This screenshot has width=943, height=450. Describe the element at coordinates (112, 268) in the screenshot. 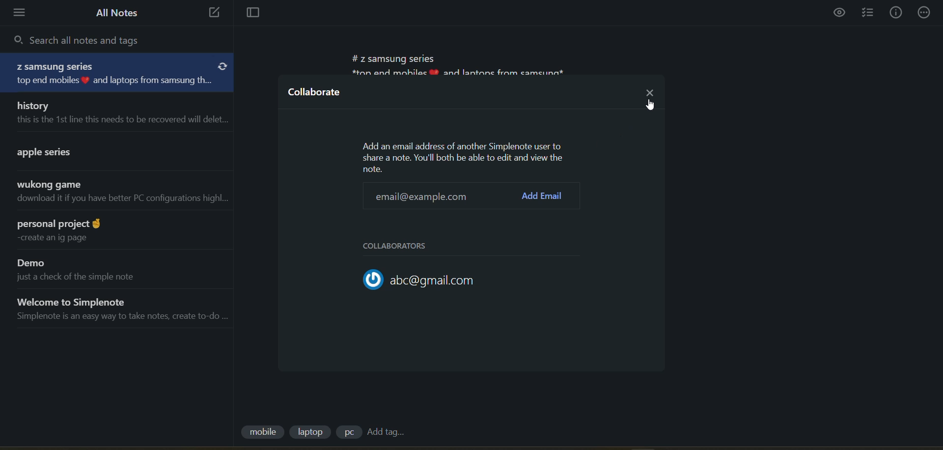

I see `note title and preview` at that location.